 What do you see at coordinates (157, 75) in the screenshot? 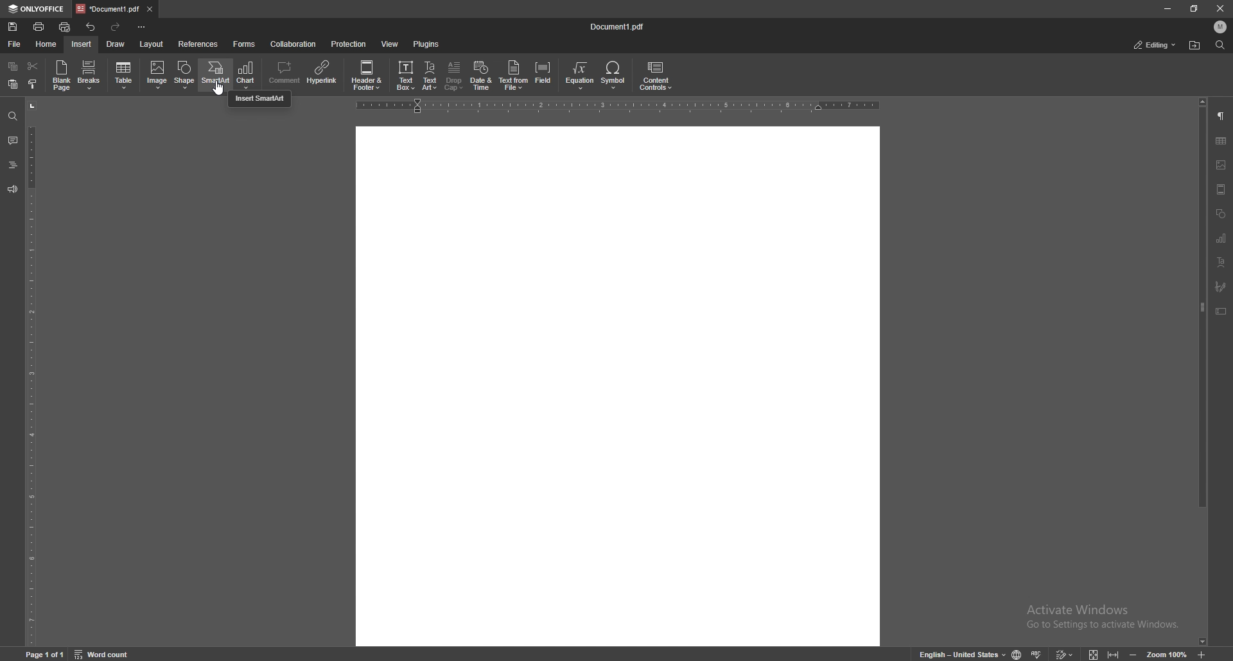
I see `image` at bounding box center [157, 75].